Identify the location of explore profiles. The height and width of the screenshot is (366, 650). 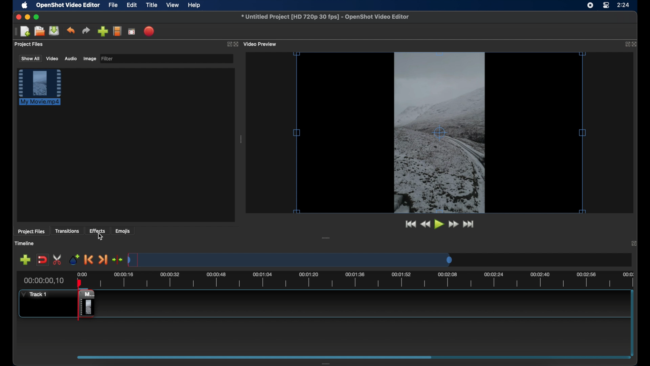
(118, 32).